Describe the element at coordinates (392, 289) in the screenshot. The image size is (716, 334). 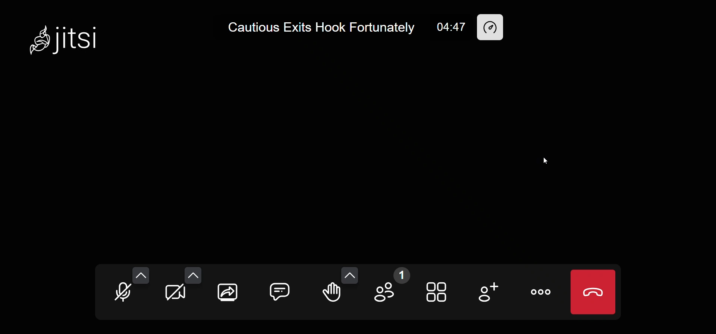
I see `participants` at that location.